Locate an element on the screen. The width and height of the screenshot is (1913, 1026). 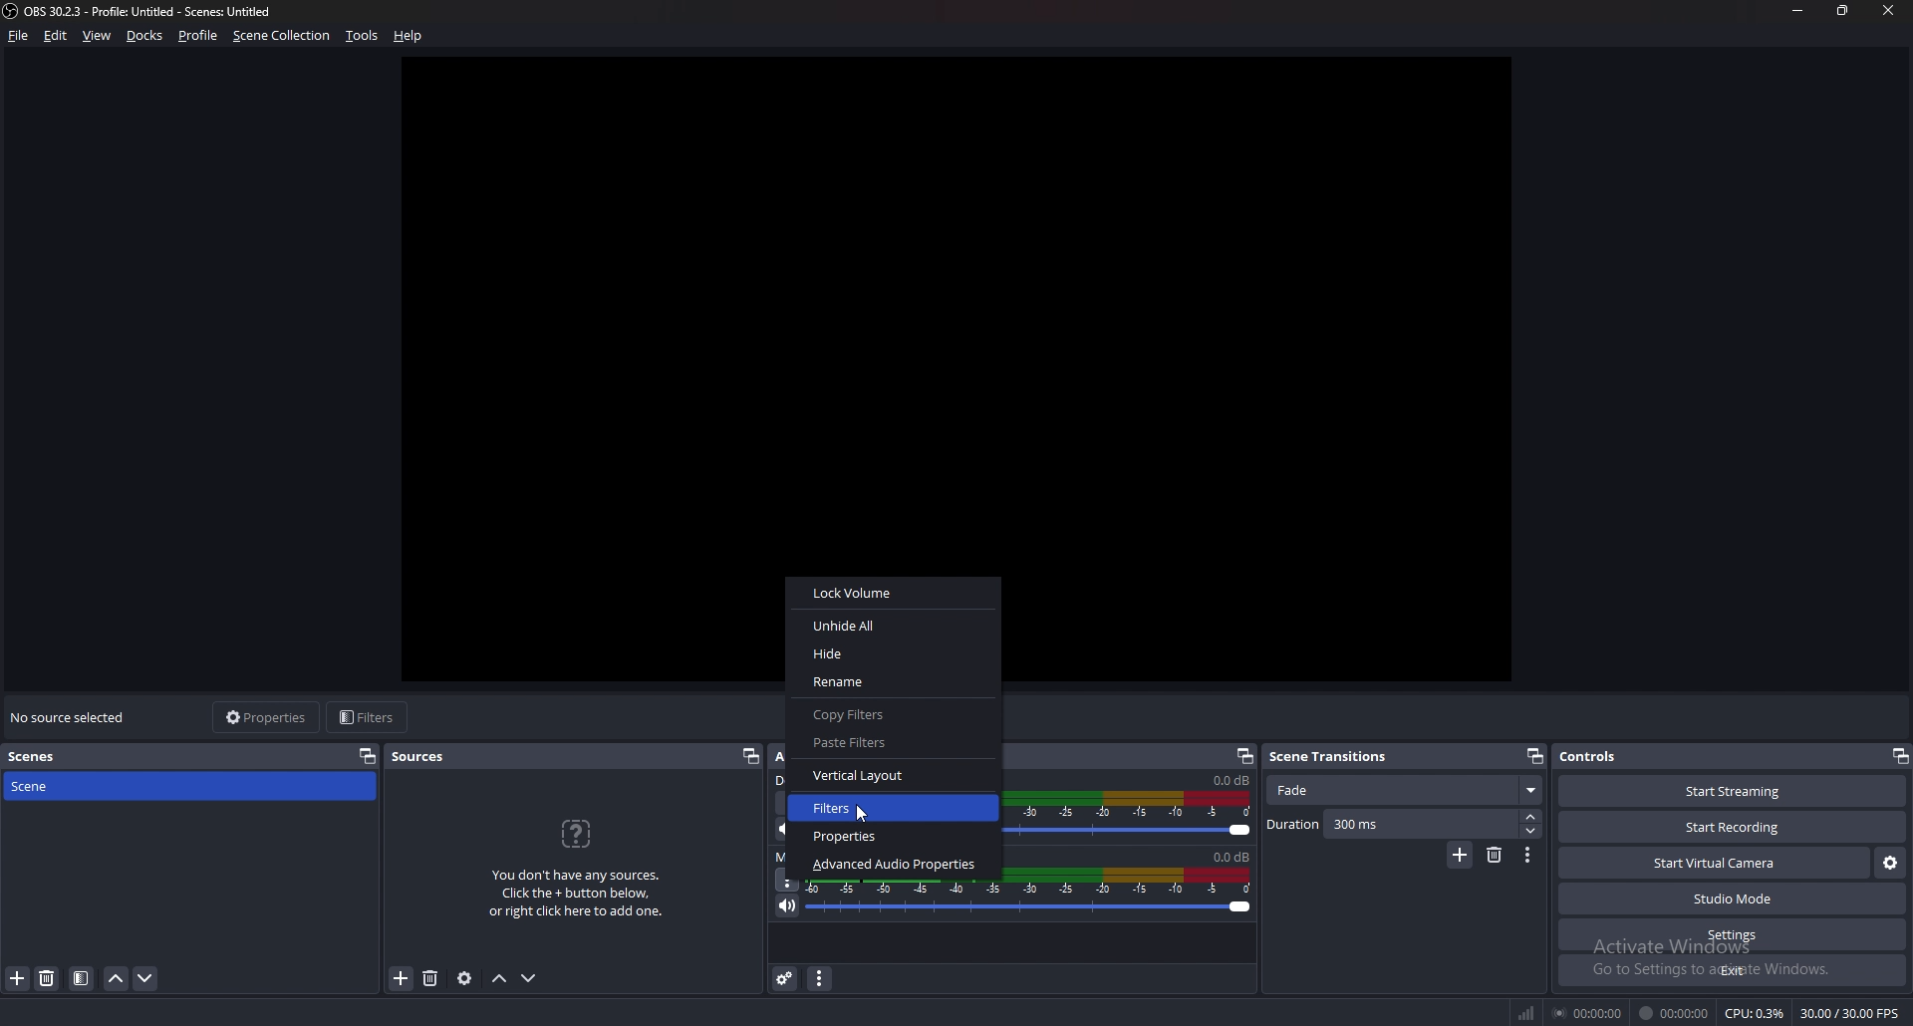
Filters is located at coordinates (828, 810).